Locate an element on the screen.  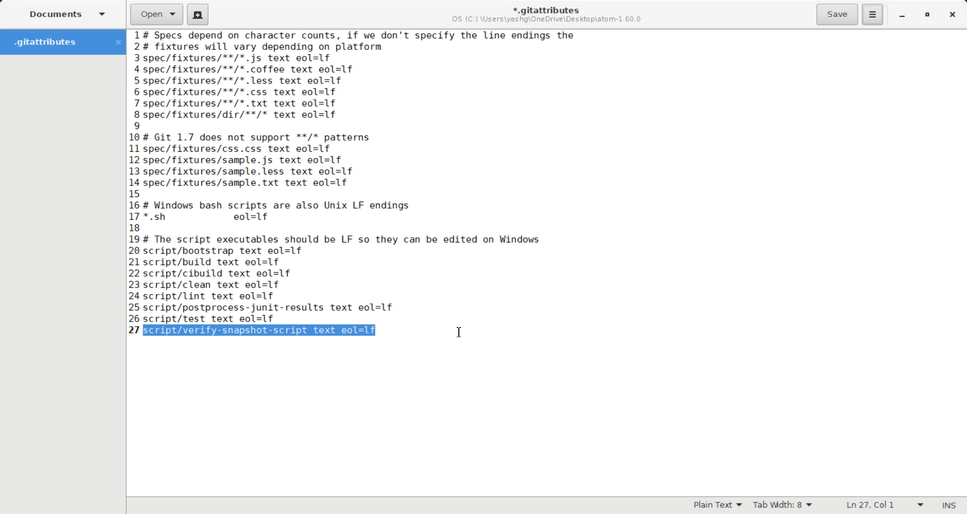
Save is located at coordinates (837, 15).